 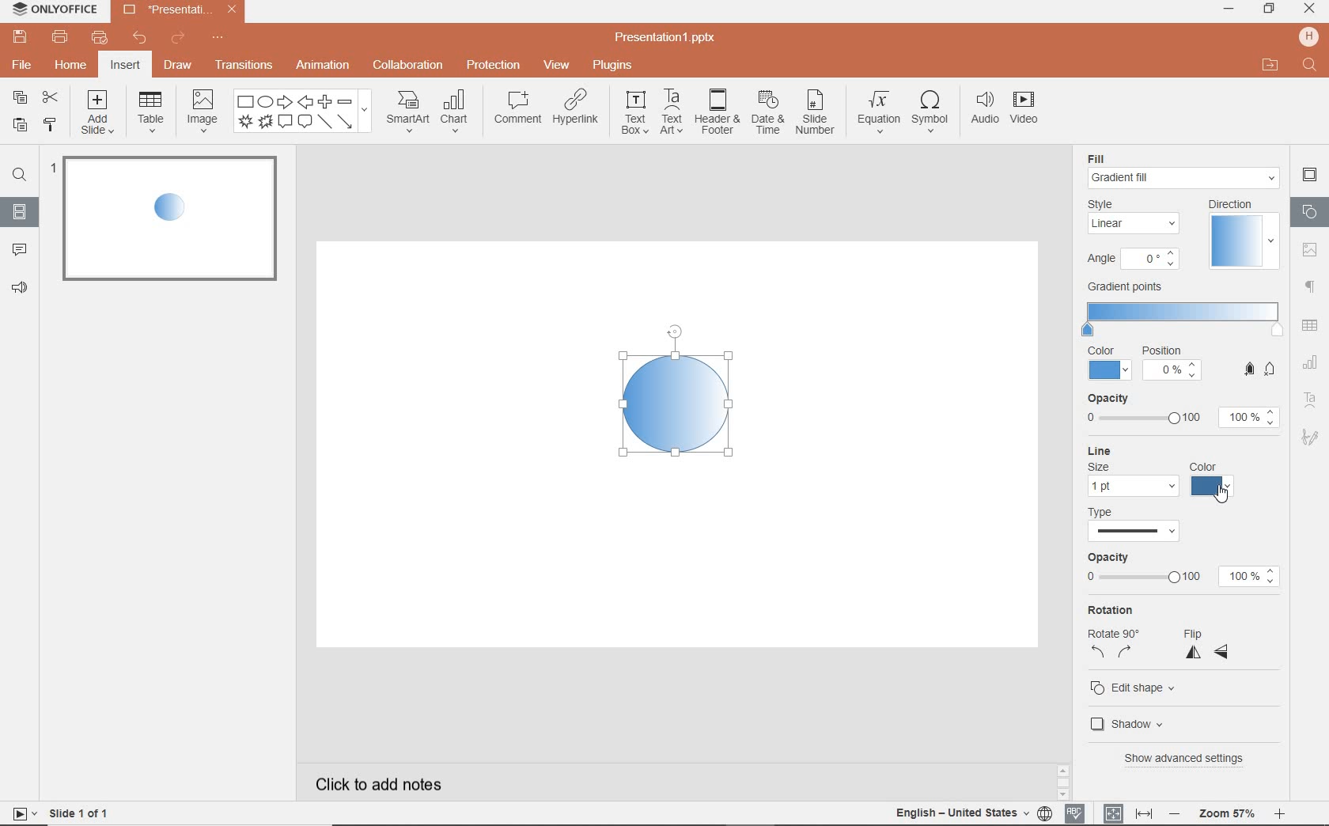 I want to click on copy style, so click(x=49, y=127).